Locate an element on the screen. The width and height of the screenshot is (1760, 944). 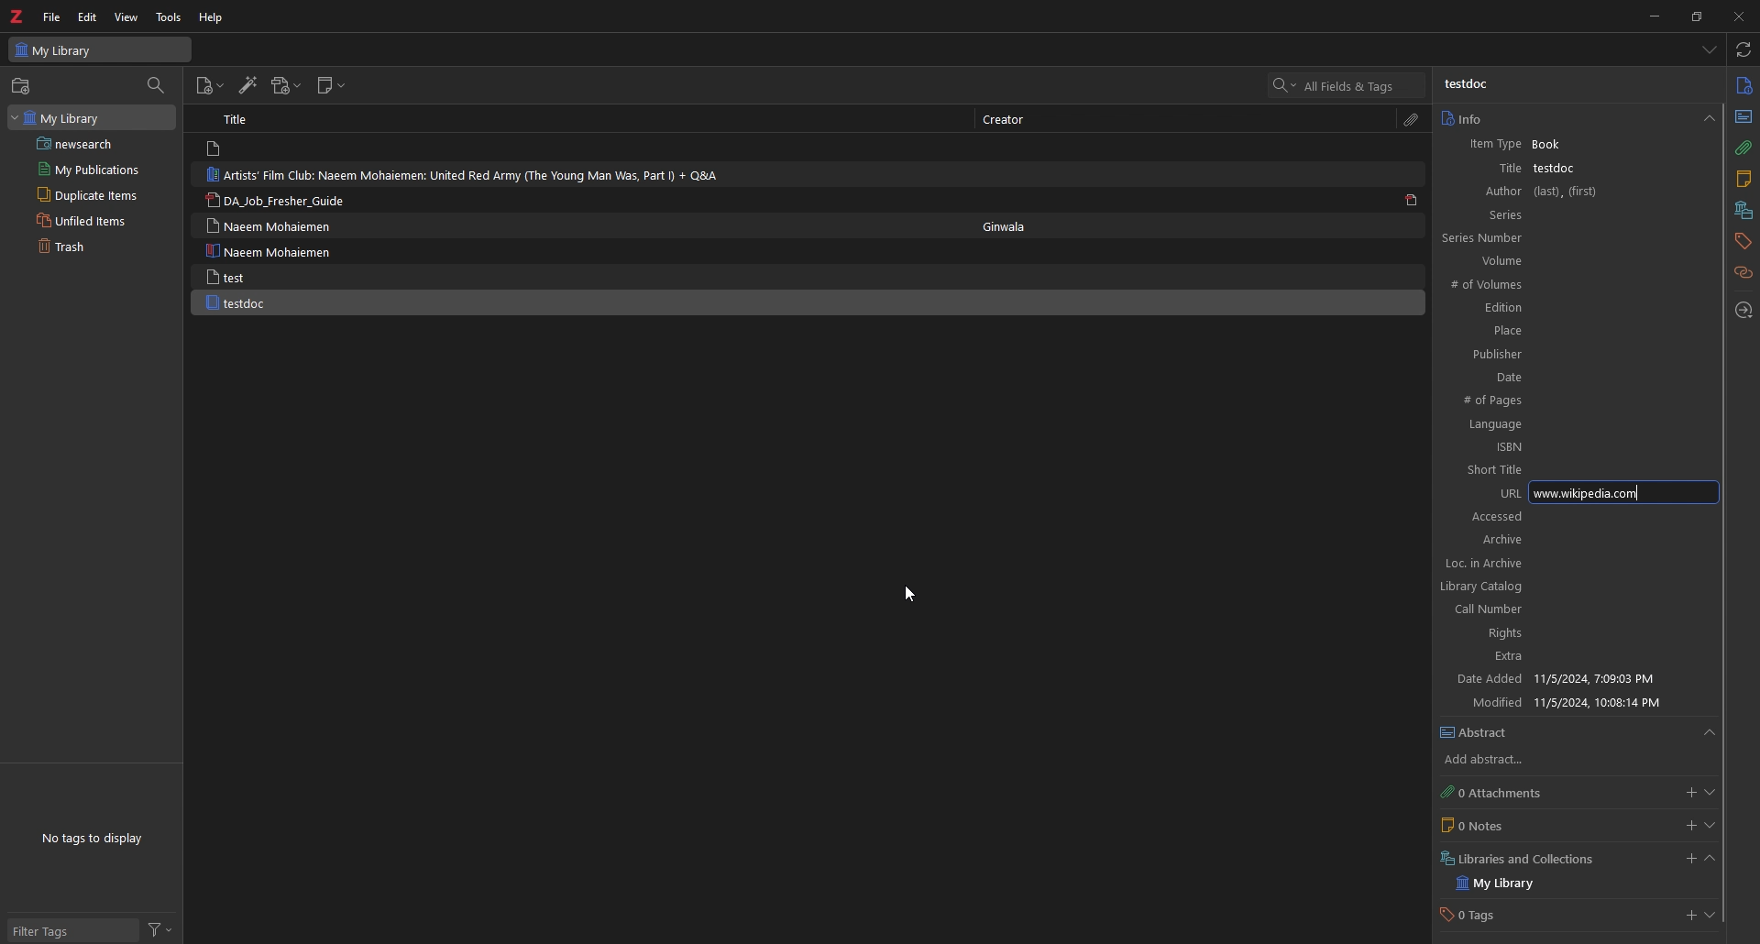
abstract is located at coordinates (1741, 117).